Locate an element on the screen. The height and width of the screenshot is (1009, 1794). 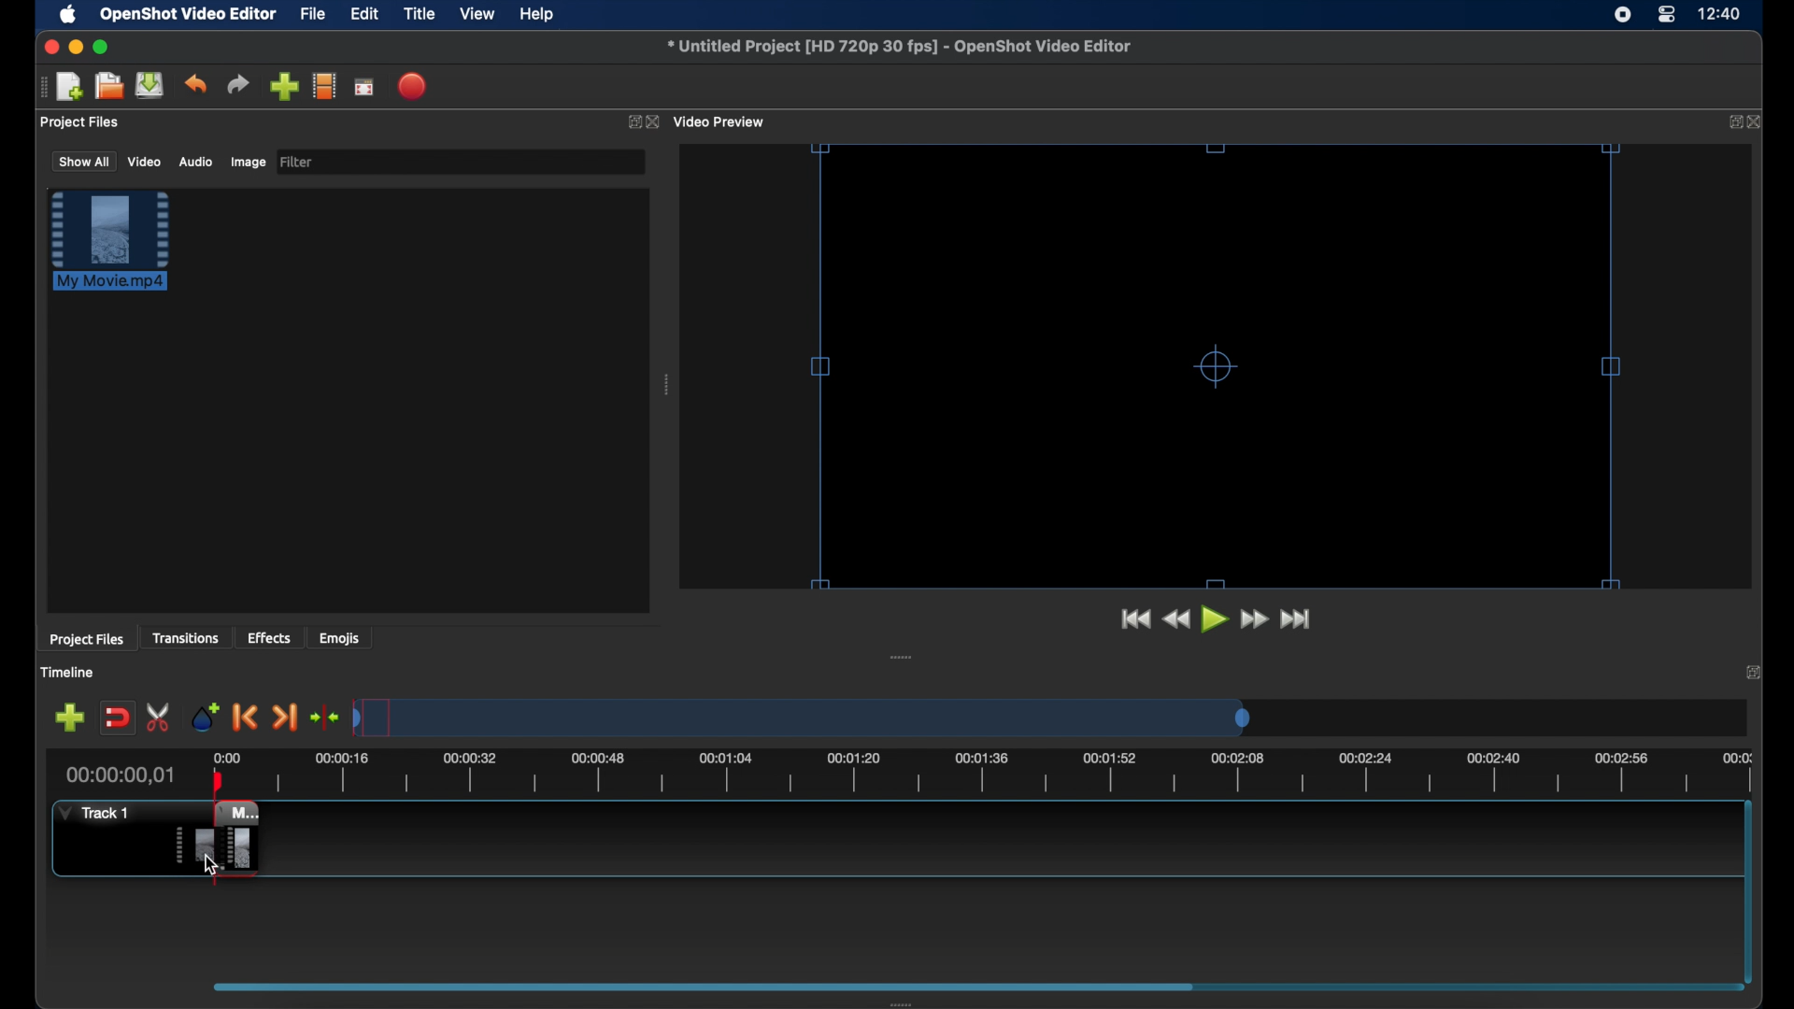
image is located at coordinates (247, 163).